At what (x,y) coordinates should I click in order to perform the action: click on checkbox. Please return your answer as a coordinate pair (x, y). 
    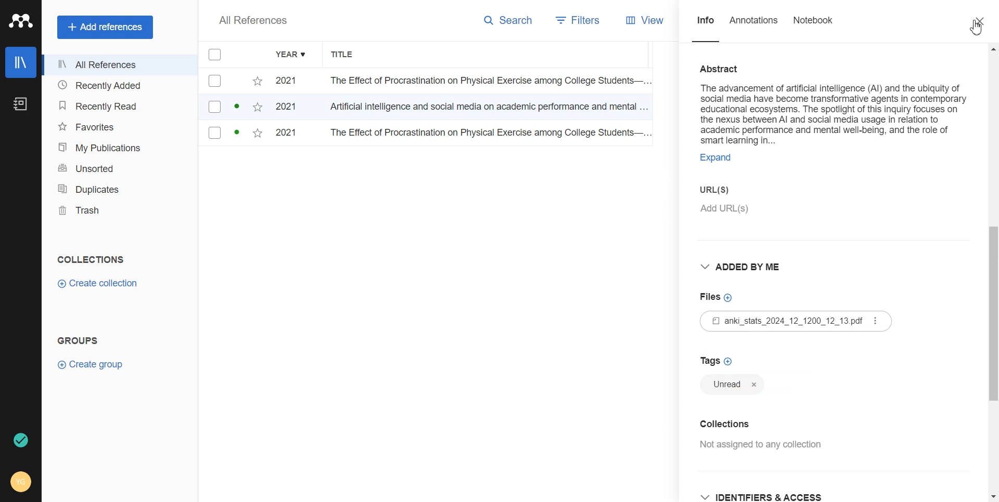
    Looking at the image, I should click on (233, 81).